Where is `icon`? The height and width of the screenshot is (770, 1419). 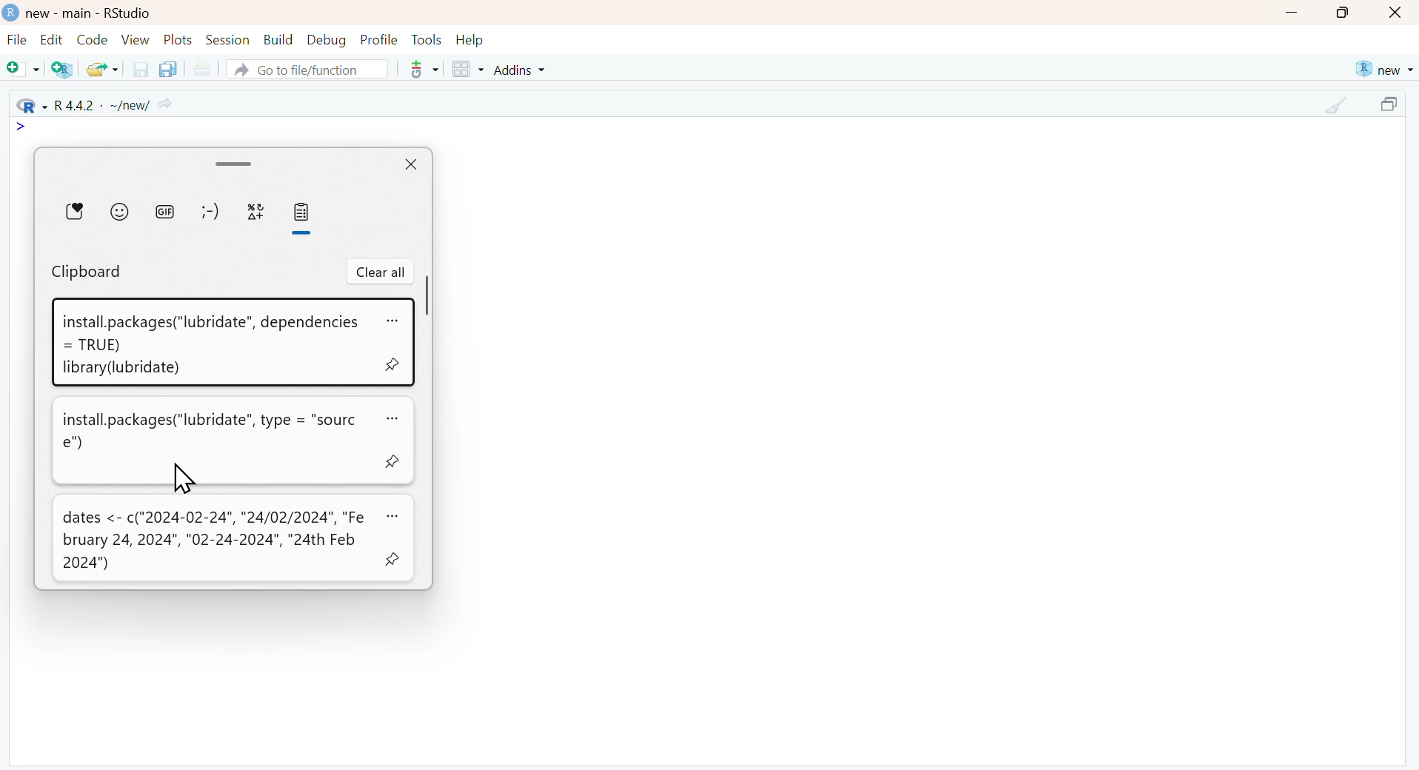
icon is located at coordinates (22, 127).